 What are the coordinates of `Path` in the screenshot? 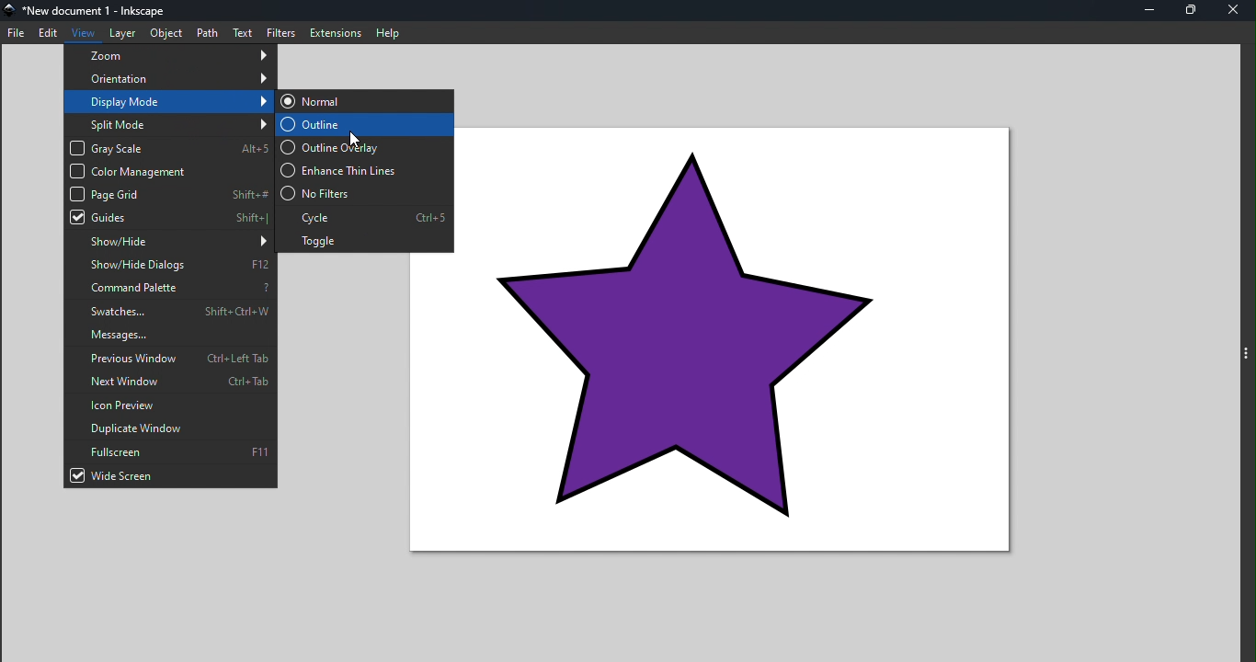 It's located at (206, 30).